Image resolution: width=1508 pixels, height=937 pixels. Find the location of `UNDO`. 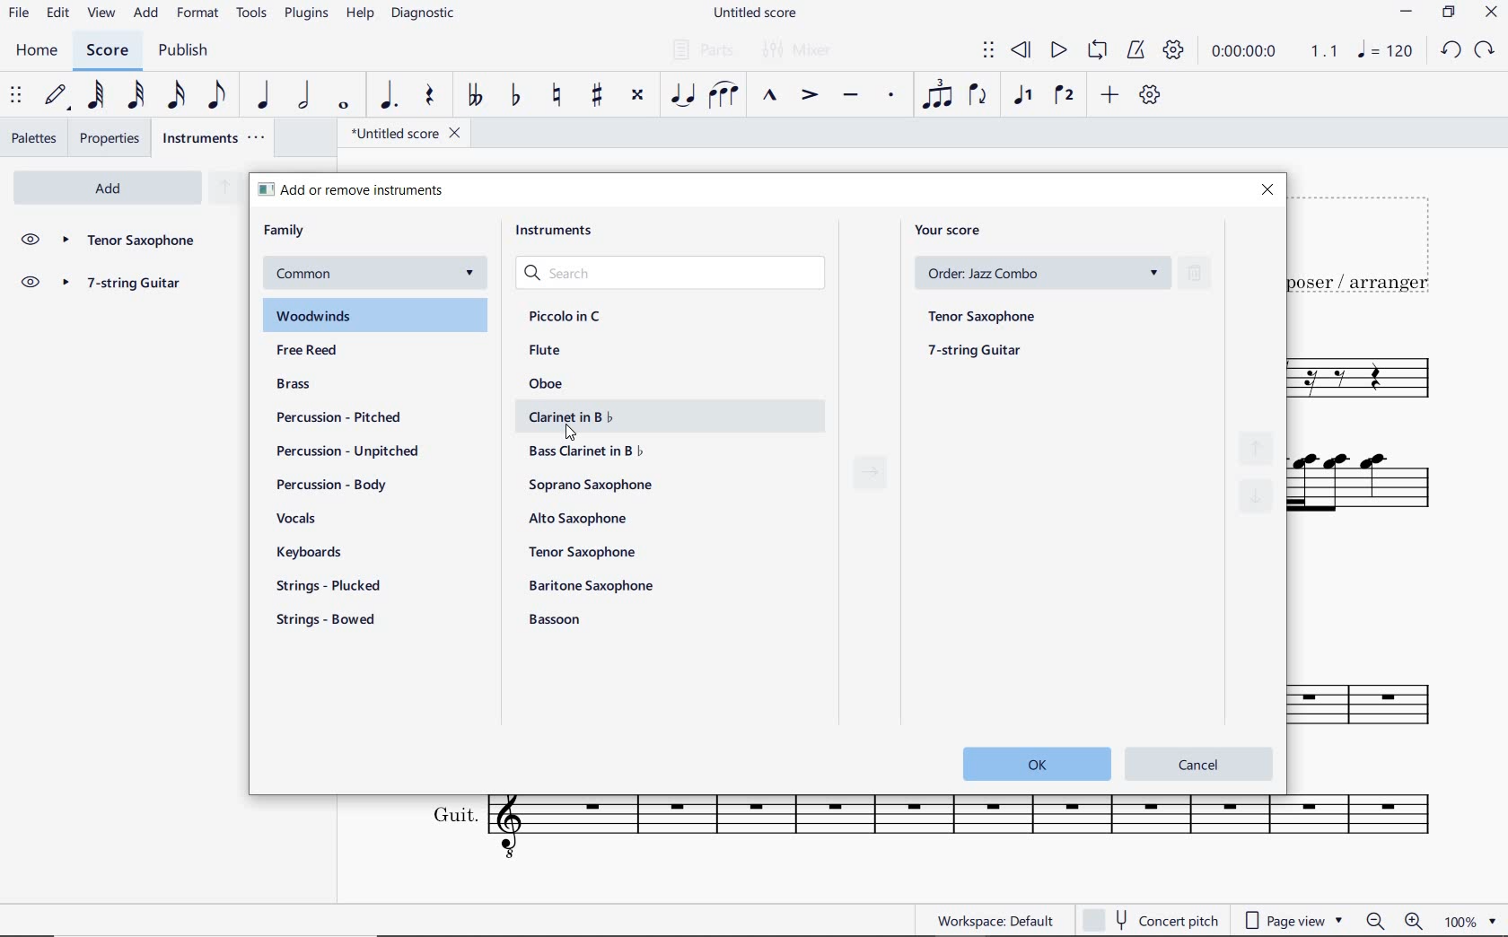

UNDO is located at coordinates (1451, 51).